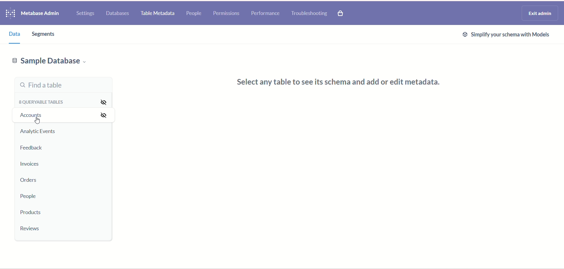 This screenshot has height=269, width=564. What do you see at coordinates (47, 61) in the screenshot?
I see `sample database` at bounding box center [47, 61].